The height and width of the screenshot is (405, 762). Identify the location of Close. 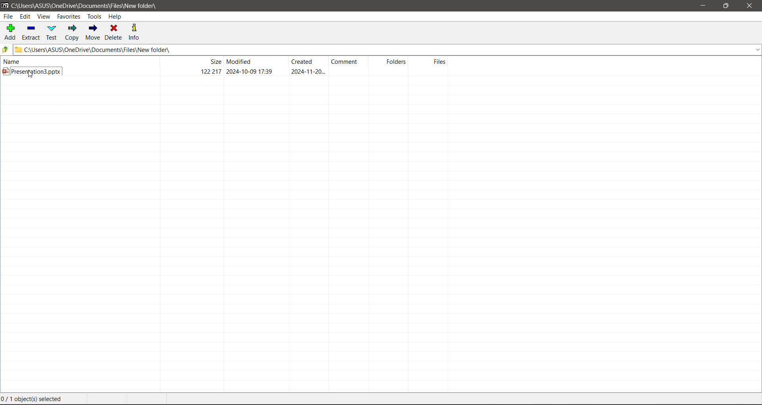
(752, 6).